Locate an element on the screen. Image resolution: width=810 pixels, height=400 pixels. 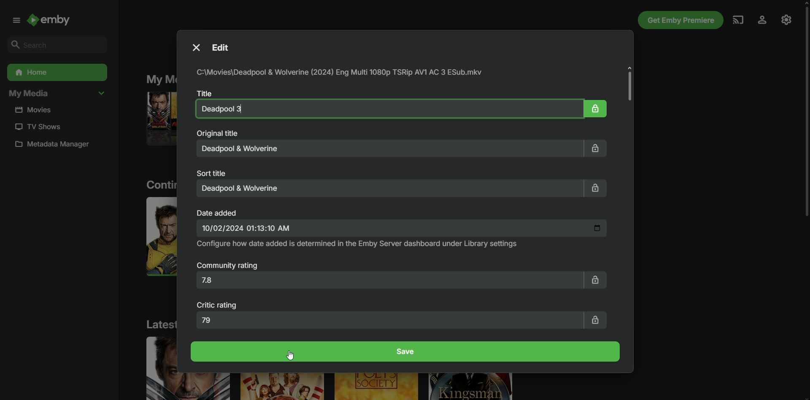
Lock is located at coordinates (598, 148).